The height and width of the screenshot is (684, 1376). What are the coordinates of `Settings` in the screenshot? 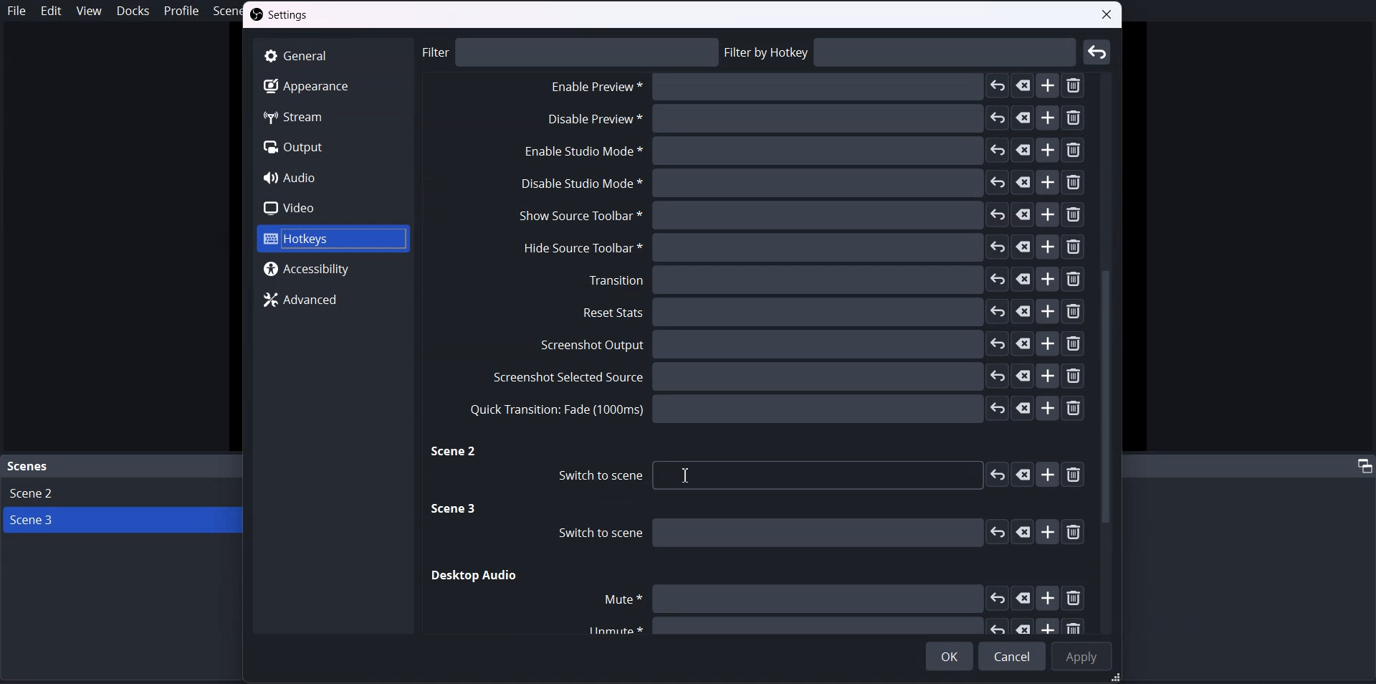 It's located at (283, 16).